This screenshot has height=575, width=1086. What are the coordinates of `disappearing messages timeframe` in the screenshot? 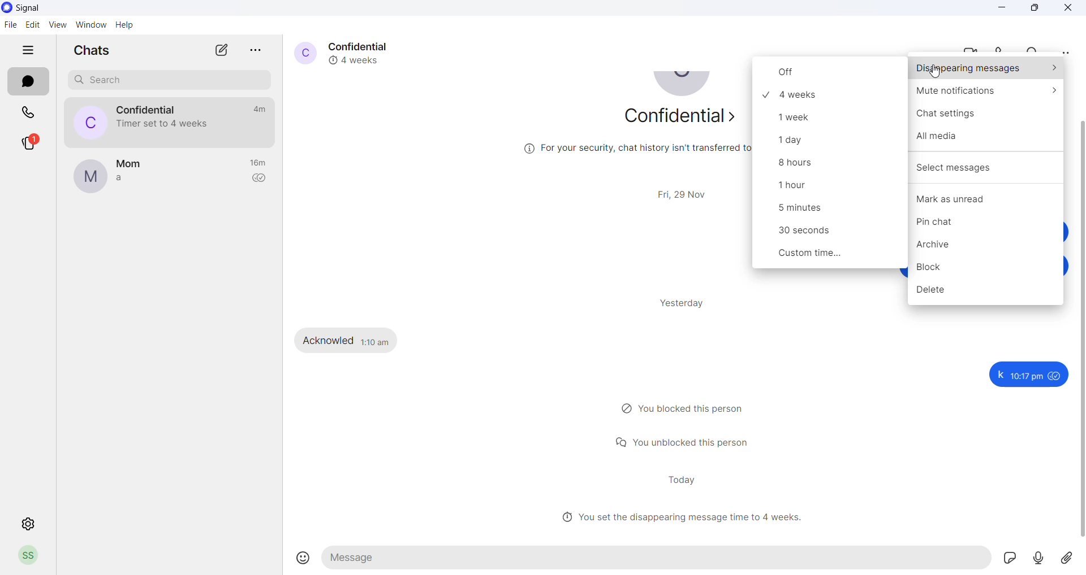 It's located at (826, 211).